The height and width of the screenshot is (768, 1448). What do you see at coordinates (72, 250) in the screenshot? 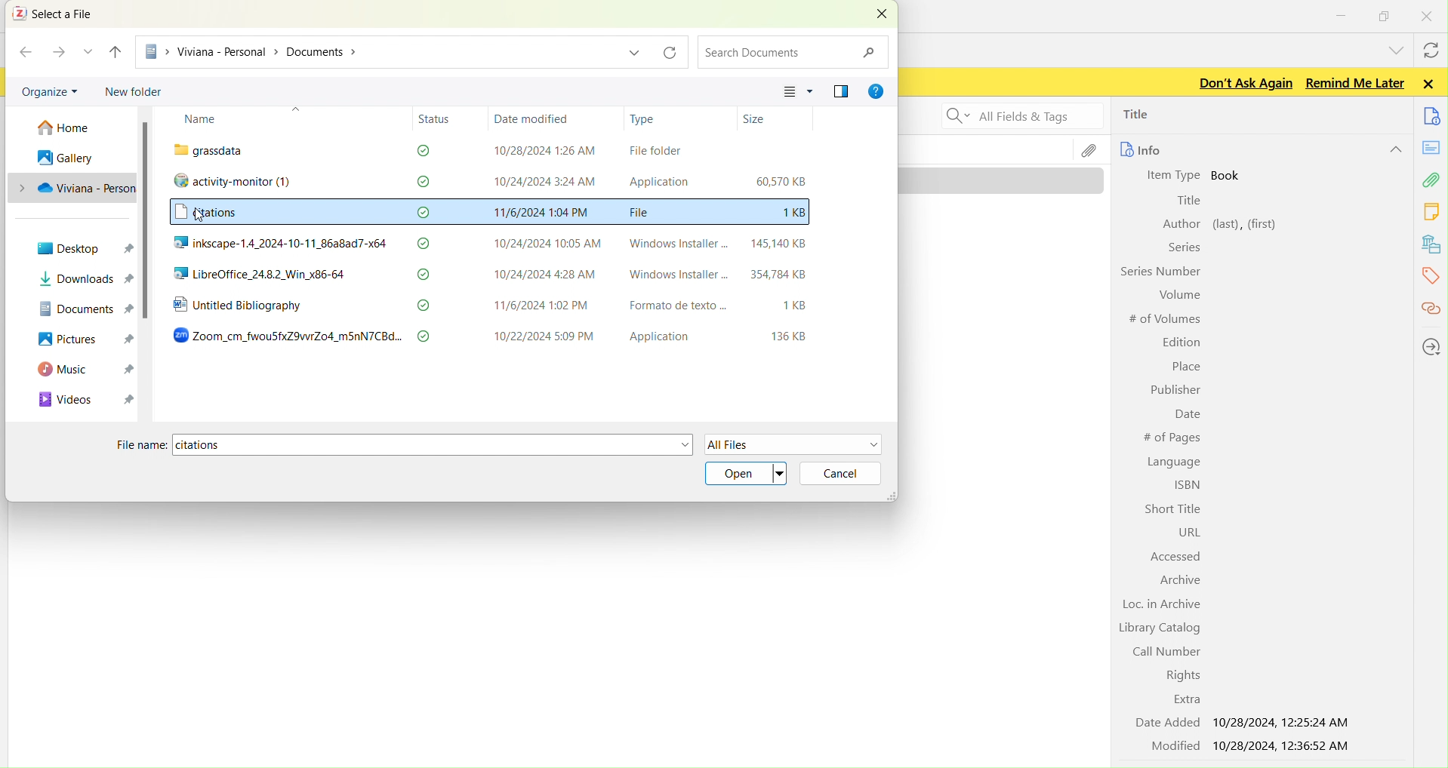
I see `desktop` at bounding box center [72, 250].